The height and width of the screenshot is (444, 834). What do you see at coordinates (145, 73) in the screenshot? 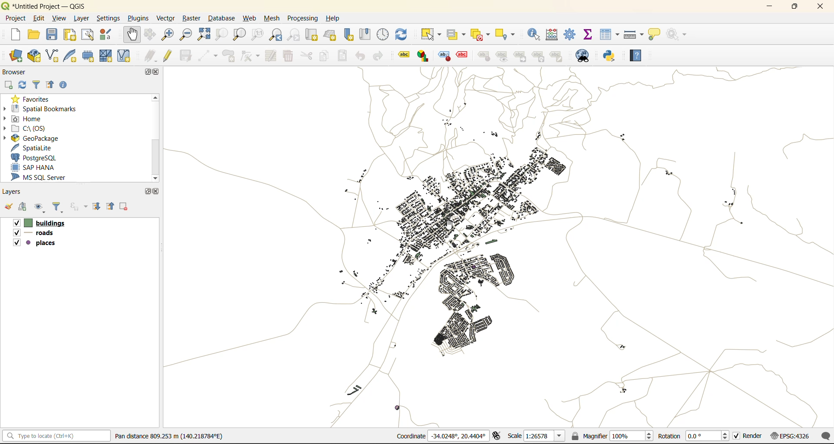
I see `maximize` at bounding box center [145, 73].